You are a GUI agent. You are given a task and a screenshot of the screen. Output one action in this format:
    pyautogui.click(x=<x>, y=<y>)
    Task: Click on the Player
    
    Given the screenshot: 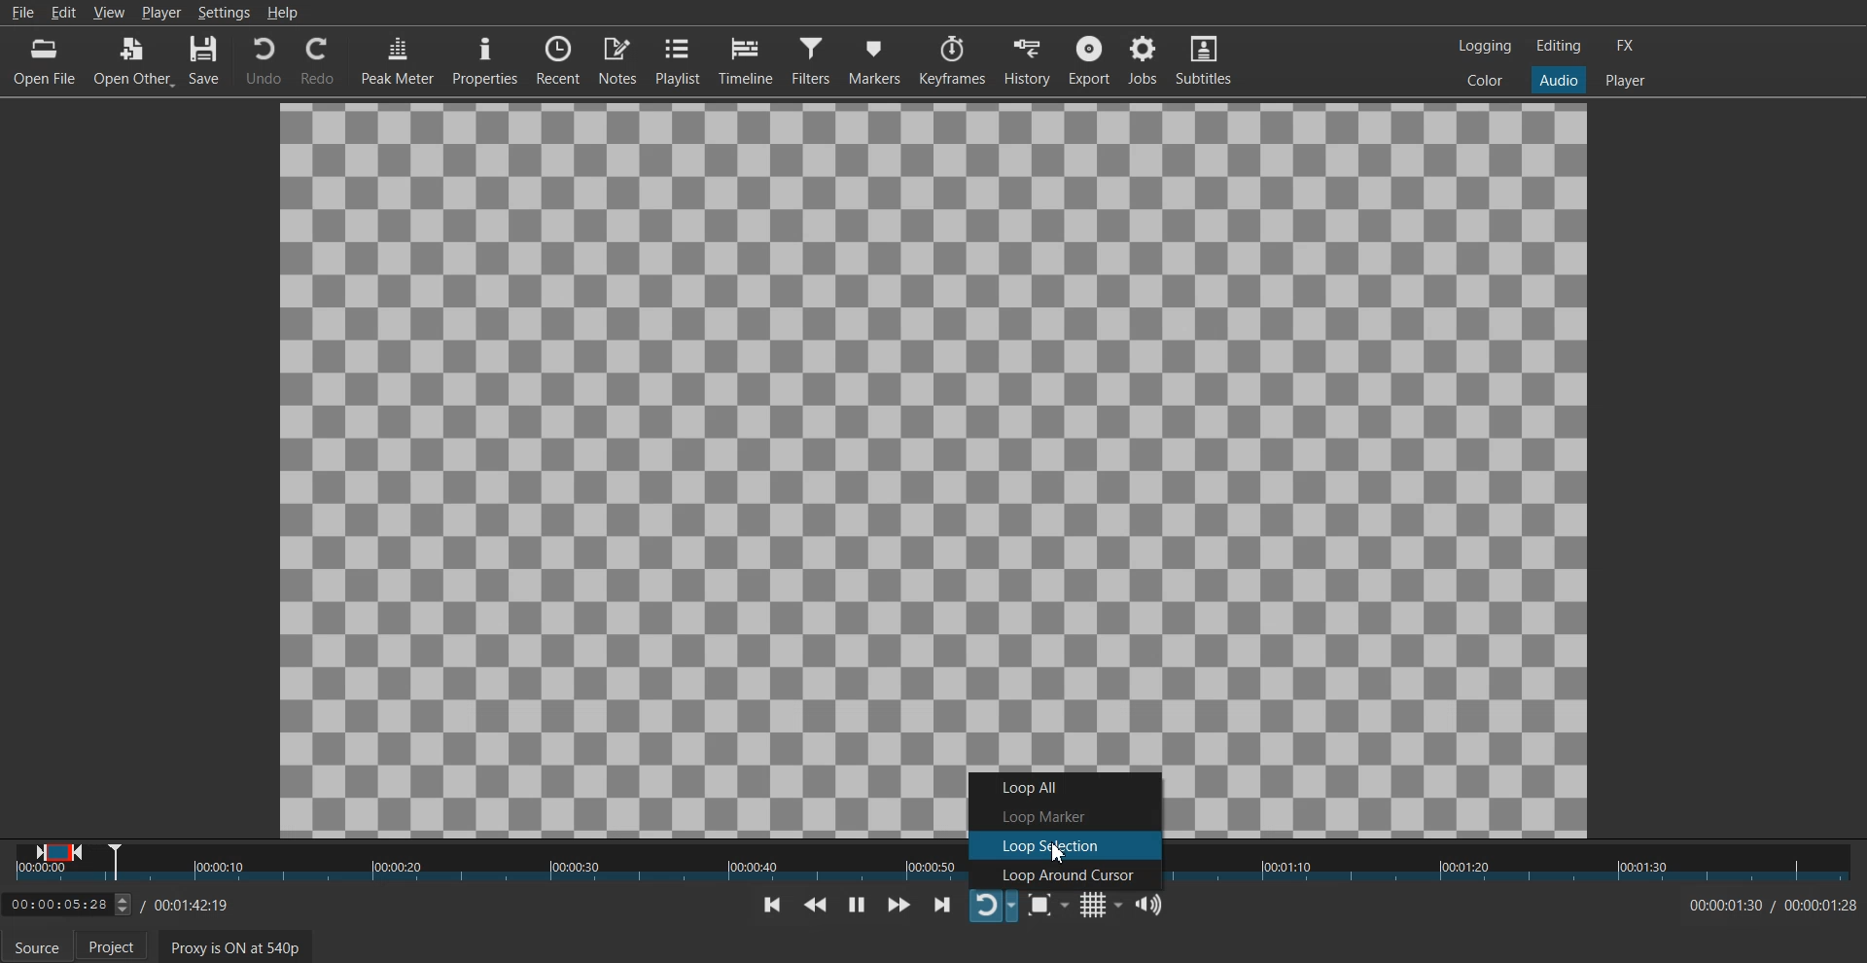 What is the action you would take?
    pyautogui.click(x=1625, y=79)
    